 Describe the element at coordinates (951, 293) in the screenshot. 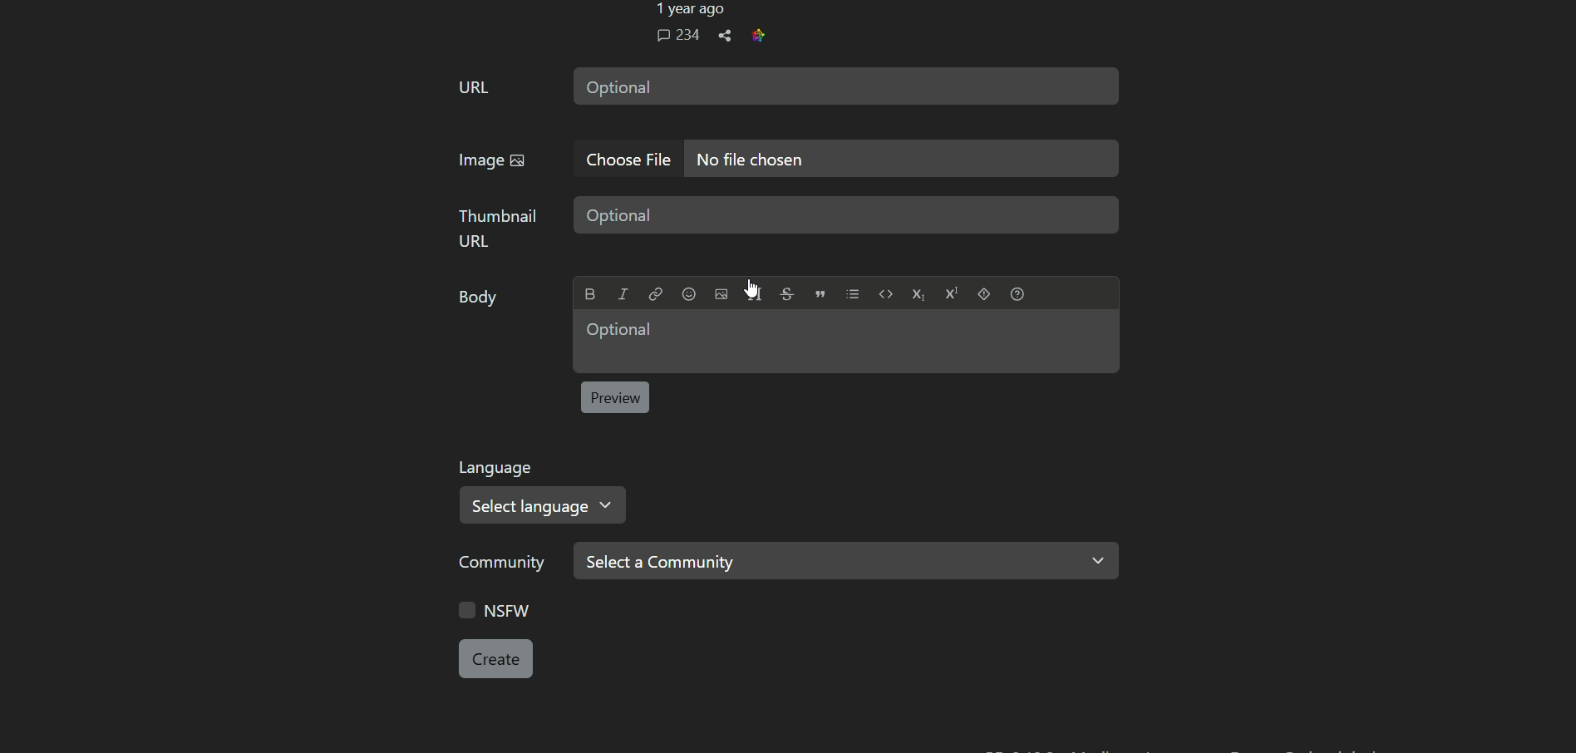

I see `Superscript` at that location.